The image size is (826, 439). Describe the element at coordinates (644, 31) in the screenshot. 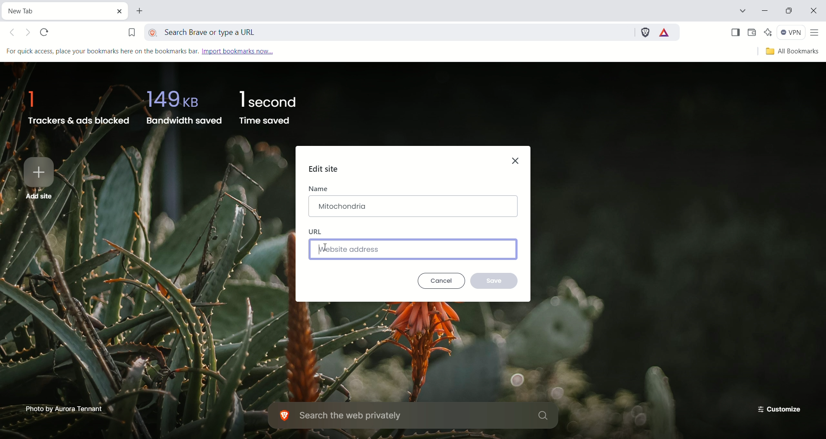

I see `brave shields` at that location.